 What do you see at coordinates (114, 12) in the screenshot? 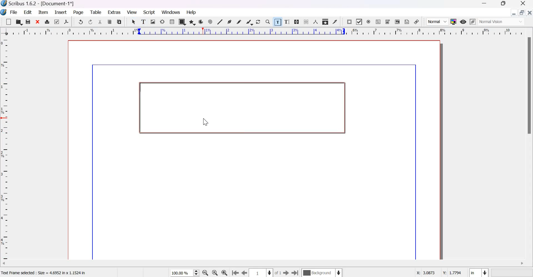
I see `Extras` at bounding box center [114, 12].